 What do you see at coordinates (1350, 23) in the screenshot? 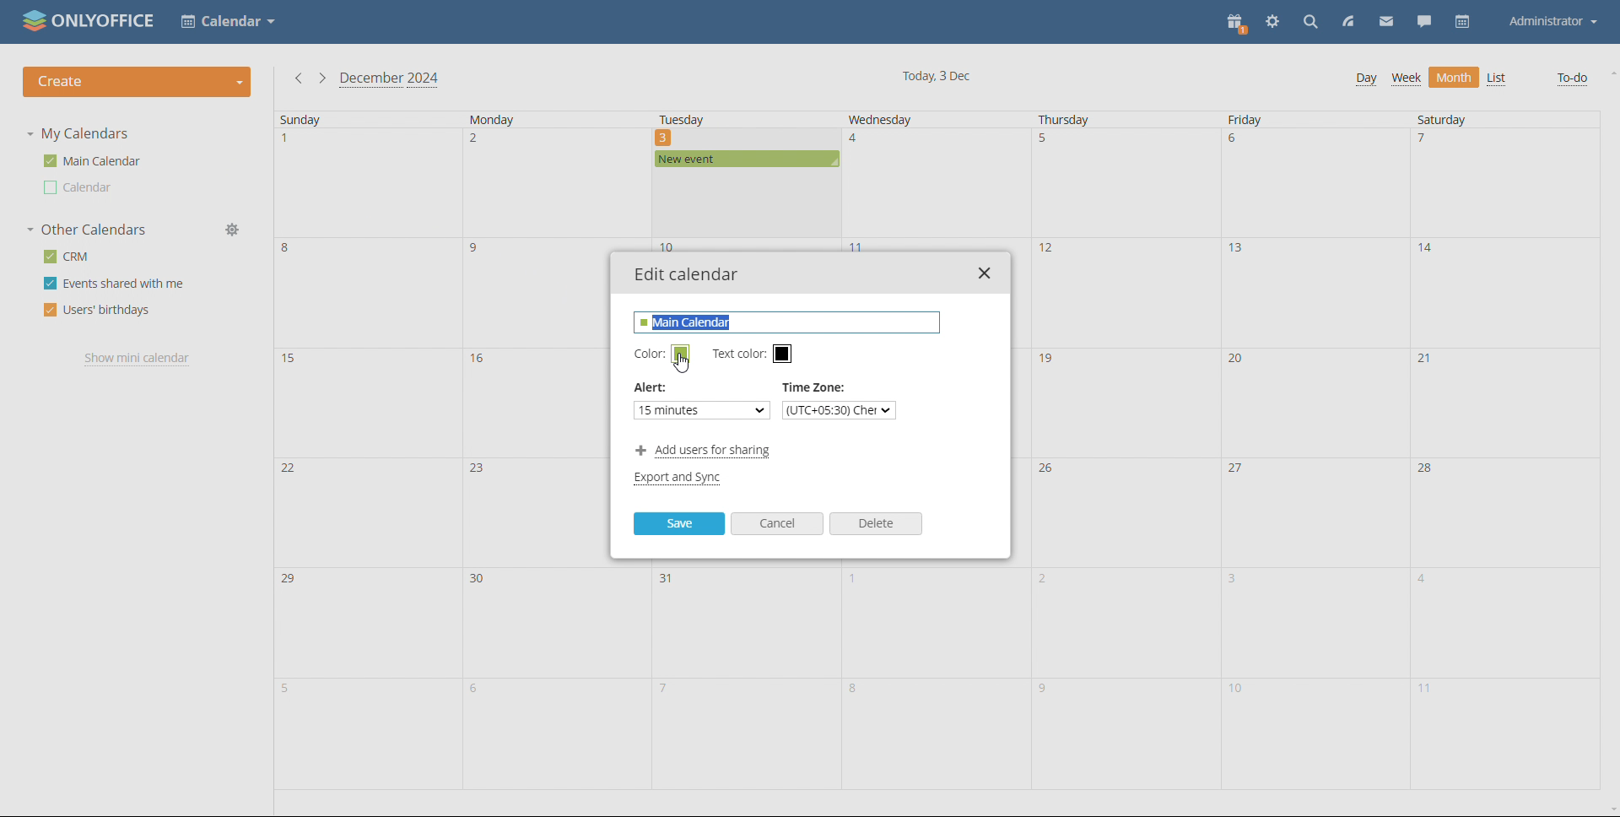
I see `feed` at bounding box center [1350, 23].